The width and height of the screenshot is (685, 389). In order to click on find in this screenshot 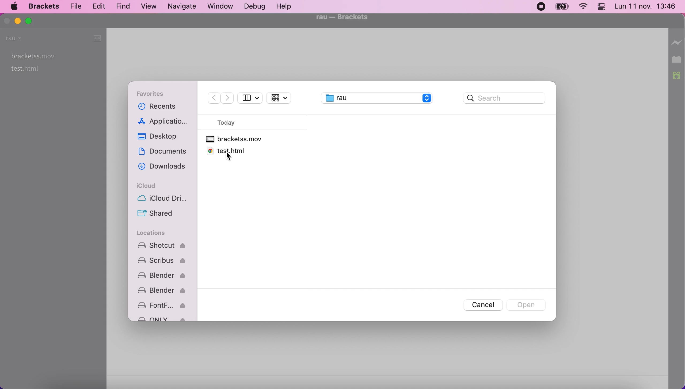, I will do `click(124, 7)`.